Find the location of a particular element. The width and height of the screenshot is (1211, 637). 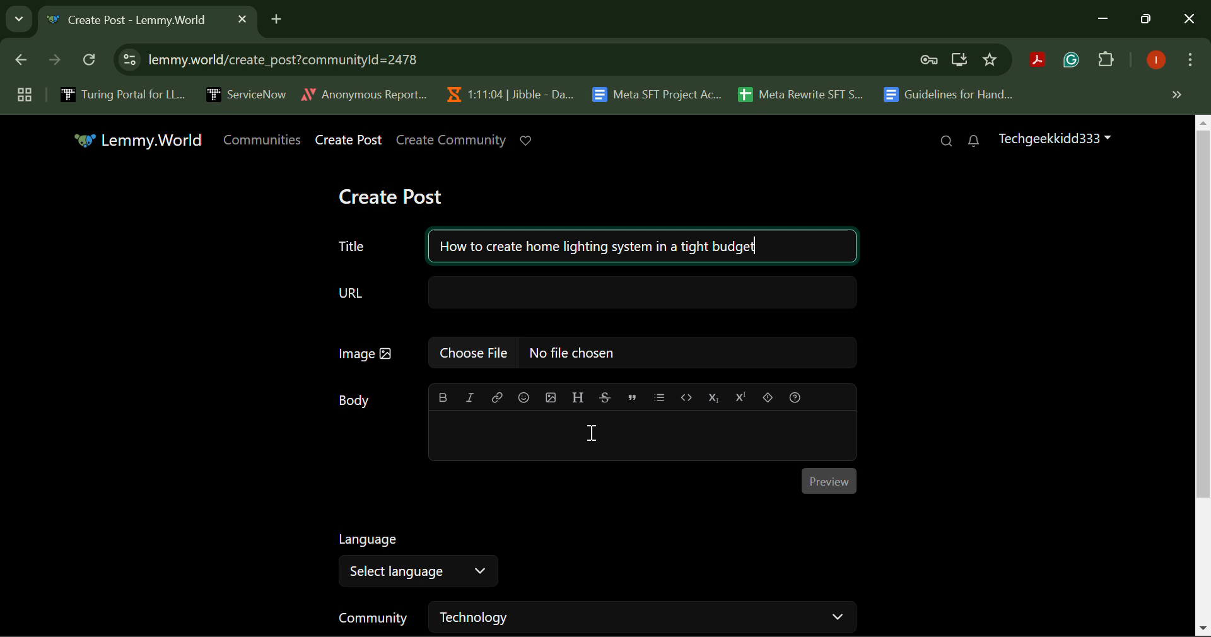

Donate to Lemmy is located at coordinates (527, 141).